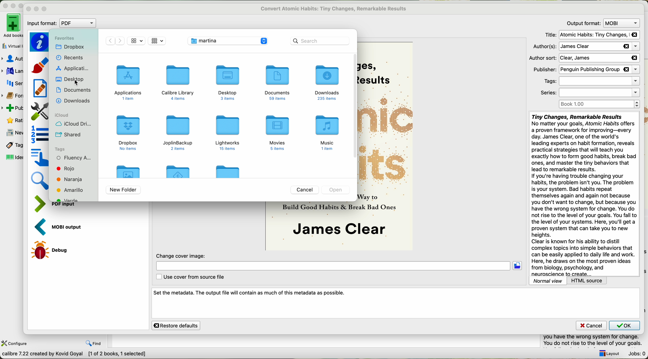  What do you see at coordinates (548, 281) in the screenshot?
I see `normal view` at bounding box center [548, 281].